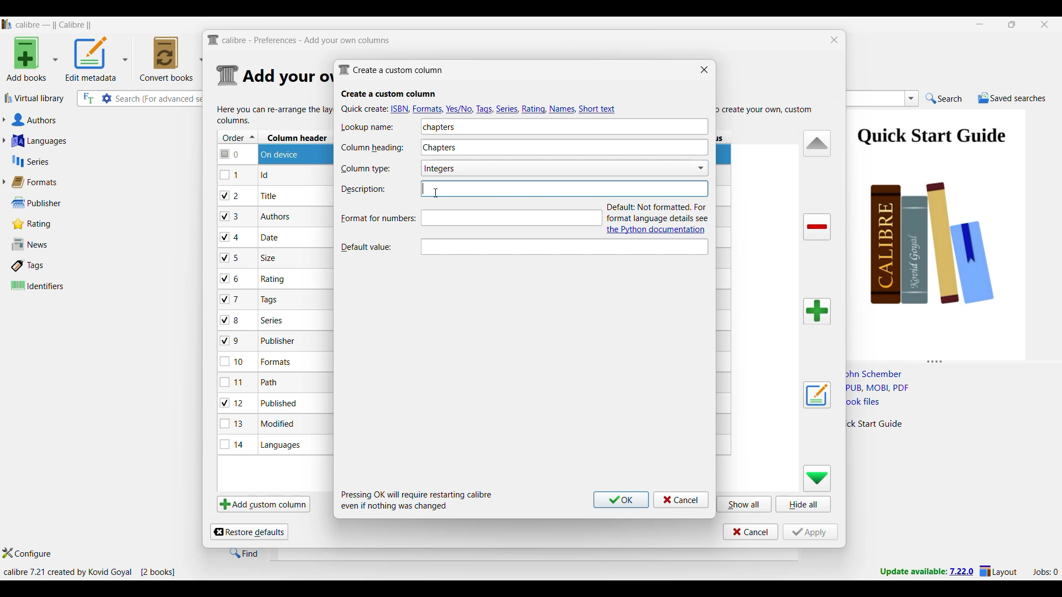  Describe the element at coordinates (230, 237) in the screenshot. I see `checkbox - 4` at that location.